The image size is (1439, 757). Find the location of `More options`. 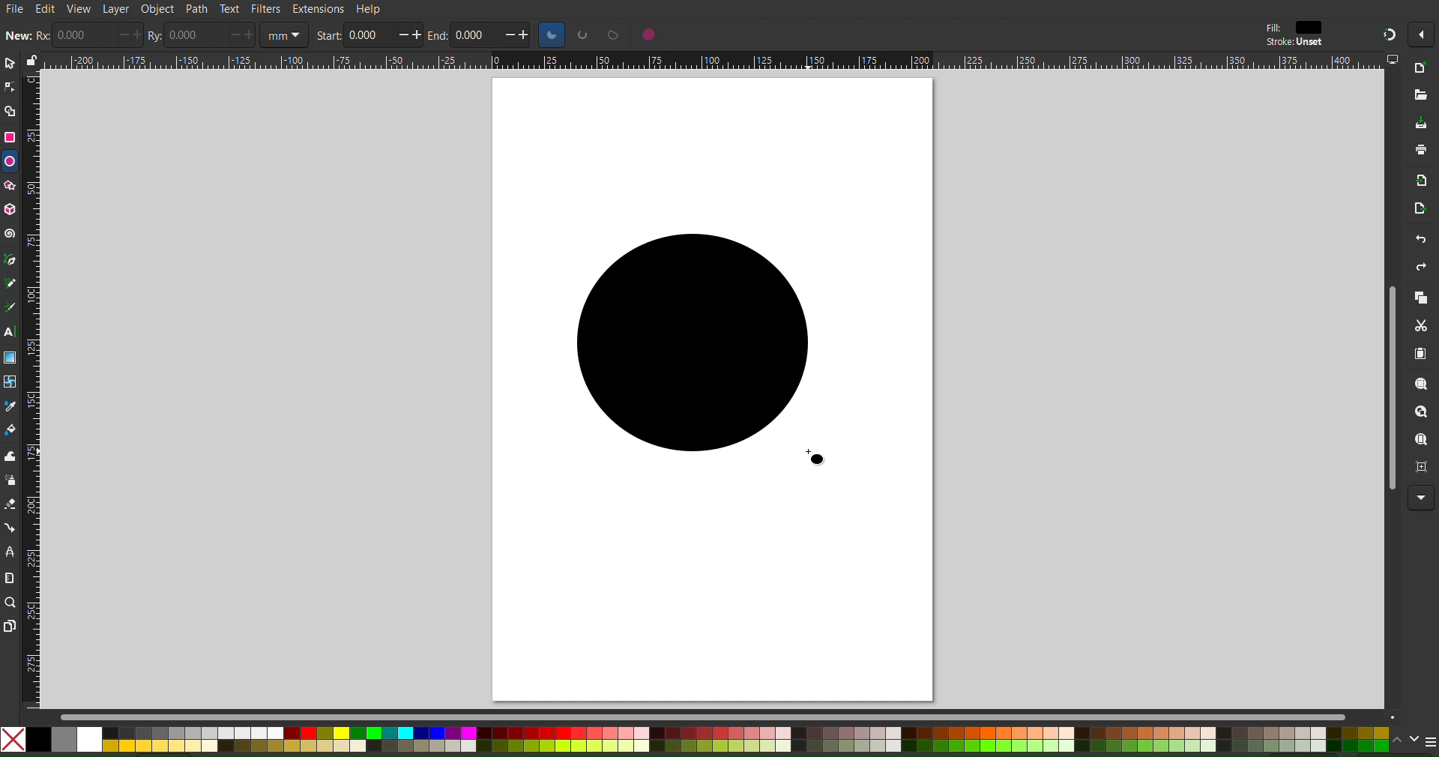

More options is located at coordinates (1422, 36).